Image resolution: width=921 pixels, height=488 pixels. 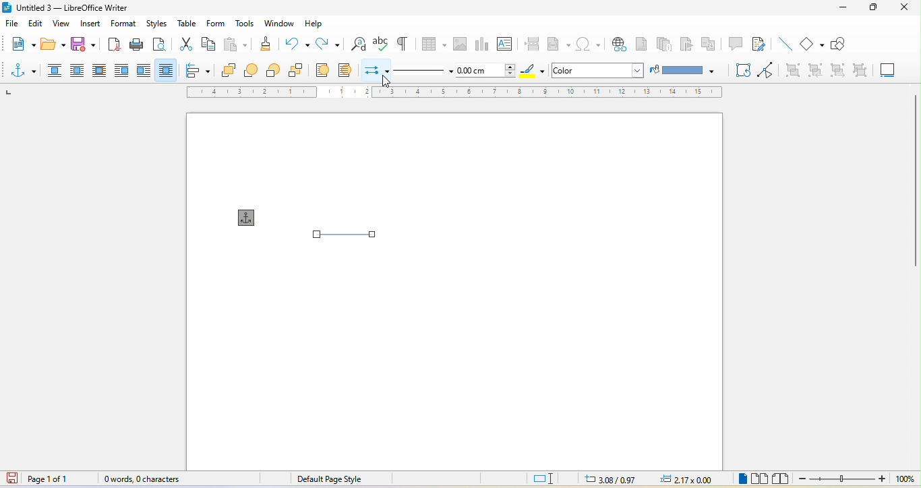 I want to click on line thickness, so click(x=486, y=69).